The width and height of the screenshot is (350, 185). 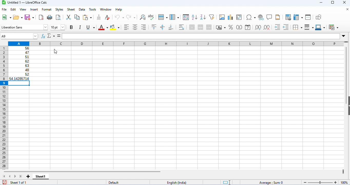 I want to click on default, so click(x=115, y=183).